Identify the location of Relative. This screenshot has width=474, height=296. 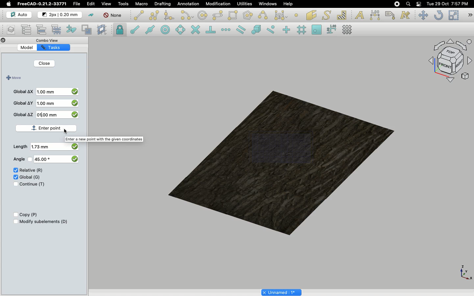
(31, 170).